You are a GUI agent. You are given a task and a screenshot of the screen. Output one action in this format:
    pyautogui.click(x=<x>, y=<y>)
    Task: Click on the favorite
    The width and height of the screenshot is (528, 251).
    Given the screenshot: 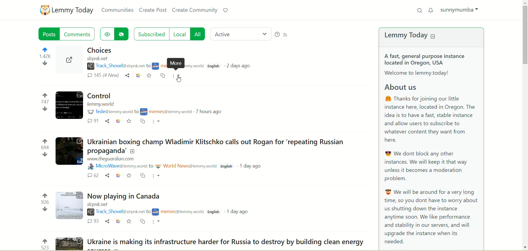 What is the action you would take?
    pyautogui.click(x=129, y=176)
    